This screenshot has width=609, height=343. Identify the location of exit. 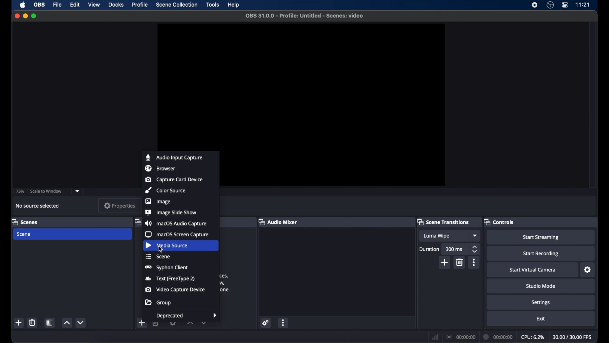
(541, 319).